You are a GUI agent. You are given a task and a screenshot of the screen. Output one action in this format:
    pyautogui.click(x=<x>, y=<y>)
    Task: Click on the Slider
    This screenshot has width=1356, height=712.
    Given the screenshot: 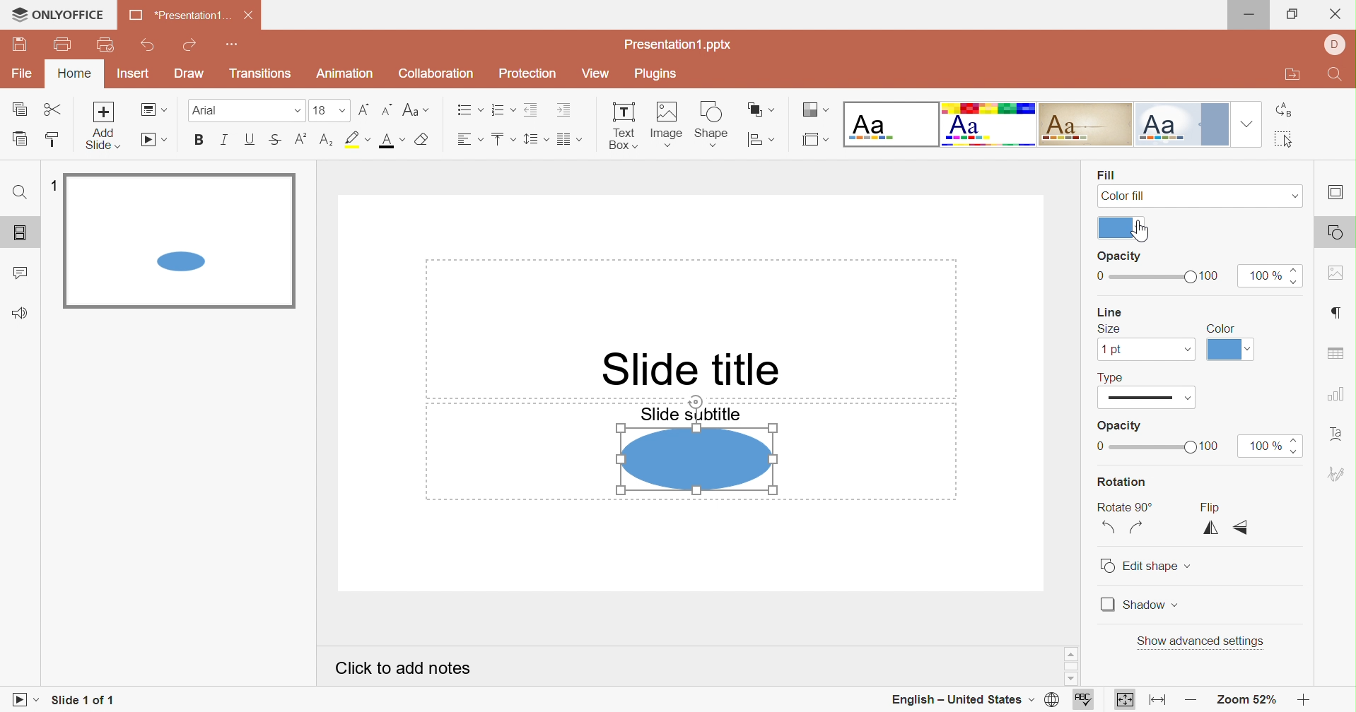 What is the action you would take?
    pyautogui.click(x=1152, y=448)
    